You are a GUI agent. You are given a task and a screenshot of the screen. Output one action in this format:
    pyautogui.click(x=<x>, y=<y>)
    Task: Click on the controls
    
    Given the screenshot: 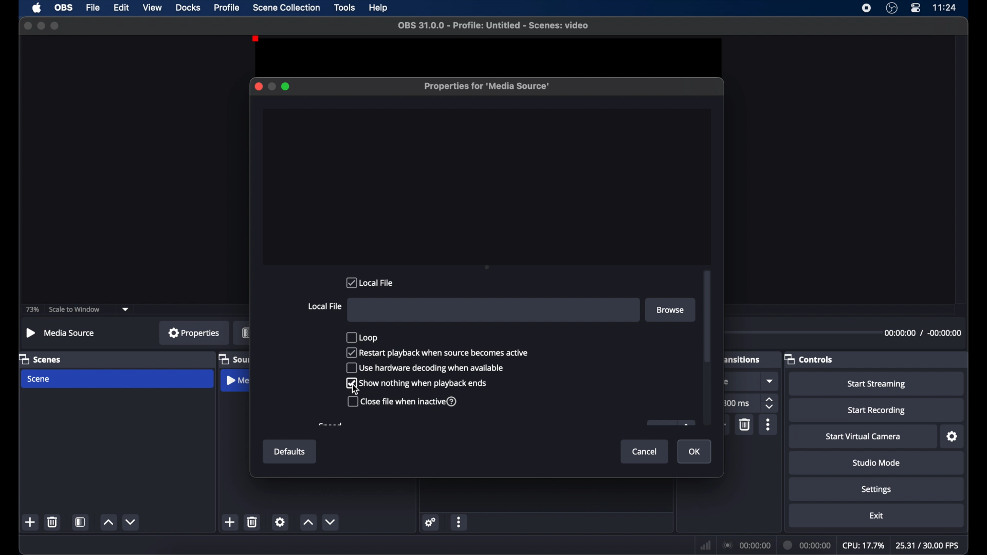 What is the action you would take?
    pyautogui.click(x=809, y=360)
    